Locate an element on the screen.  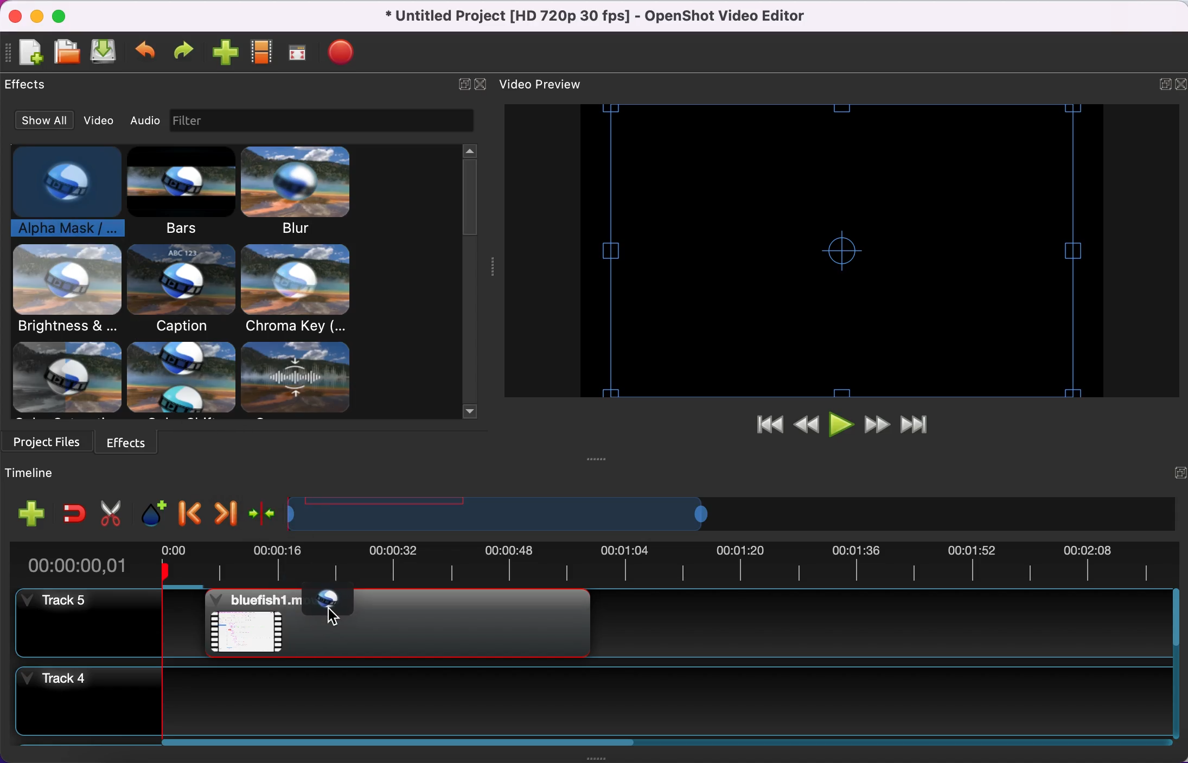
jump to end is located at coordinates (920, 423).